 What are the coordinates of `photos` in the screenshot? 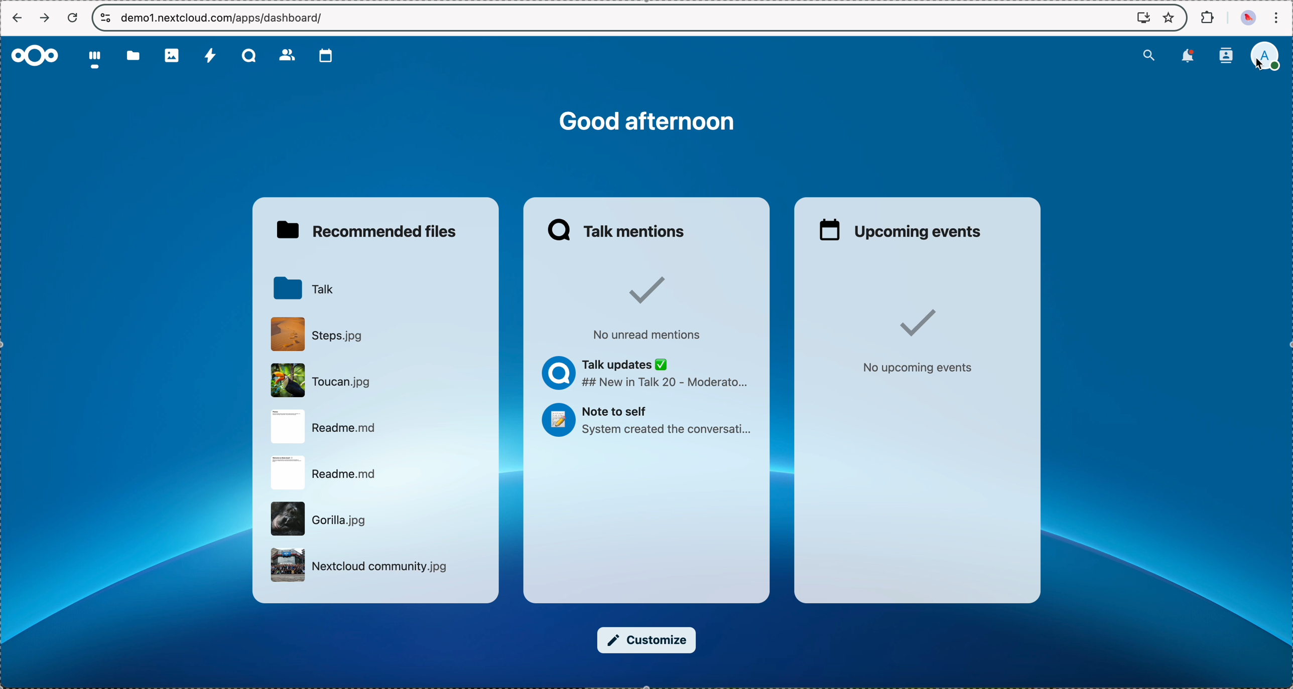 It's located at (172, 57).